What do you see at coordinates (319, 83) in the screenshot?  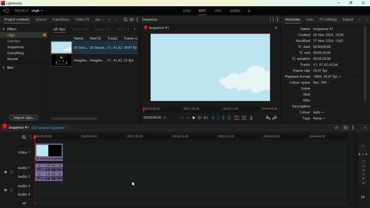 I see `colour space Rec 709` at bounding box center [319, 83].